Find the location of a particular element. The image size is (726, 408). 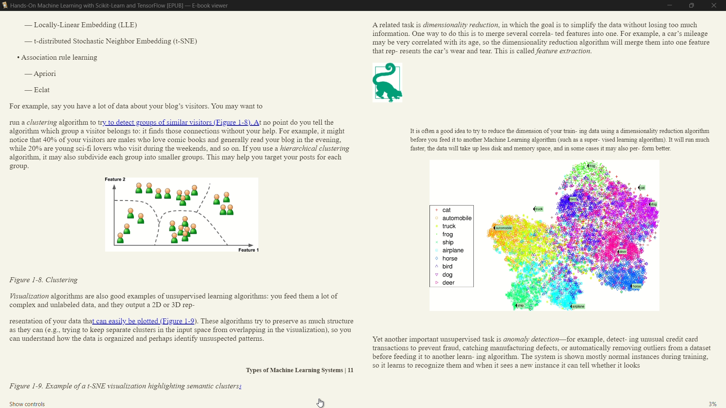

minimize is located at coordinates (670, 5).